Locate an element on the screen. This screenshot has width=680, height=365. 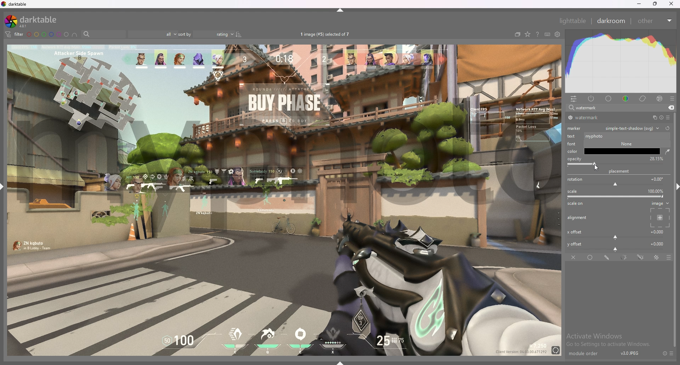
presets is located at coordinates (672, 99).